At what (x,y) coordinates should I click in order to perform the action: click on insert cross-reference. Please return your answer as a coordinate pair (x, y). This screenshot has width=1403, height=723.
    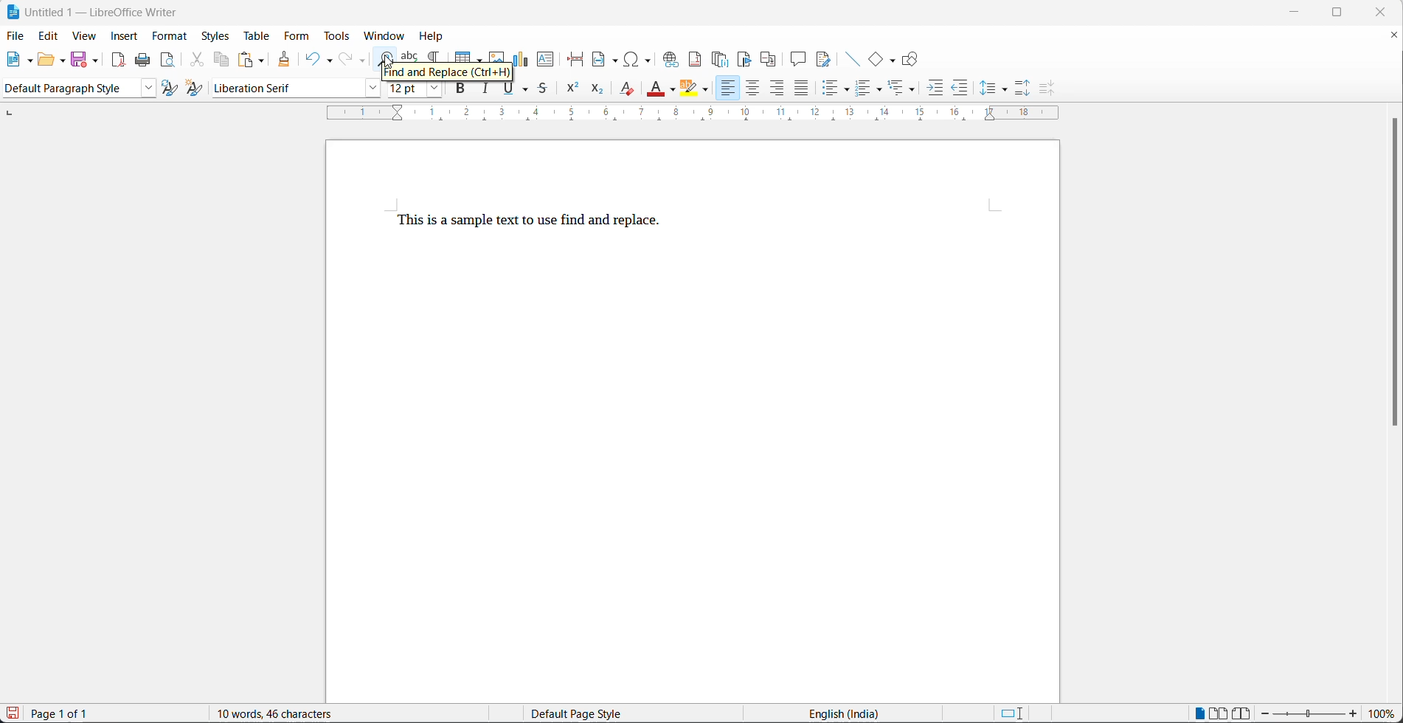
    Looking at the image, I should click on (769, 59).